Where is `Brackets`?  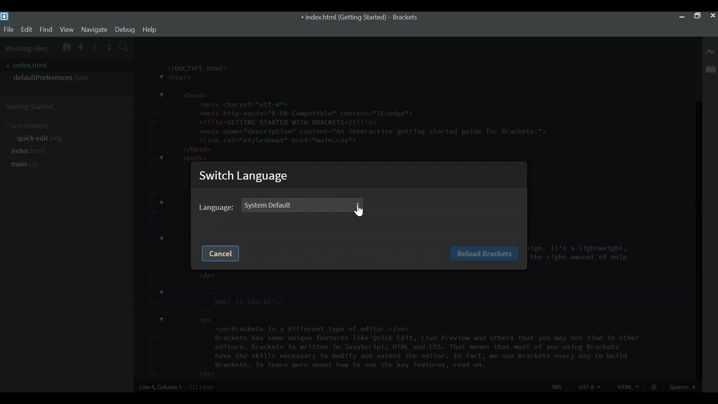 Brackets is located at coordinates (405, 18).